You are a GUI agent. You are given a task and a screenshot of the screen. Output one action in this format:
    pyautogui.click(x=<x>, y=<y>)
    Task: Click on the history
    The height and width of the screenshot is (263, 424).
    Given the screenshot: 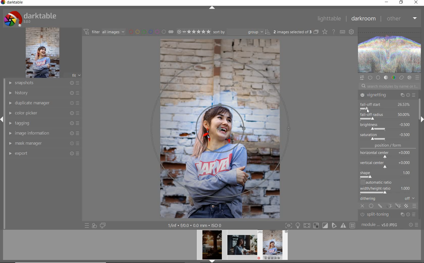 What is the action you would take?
    pyautogui.click(x=44, y=92)
    